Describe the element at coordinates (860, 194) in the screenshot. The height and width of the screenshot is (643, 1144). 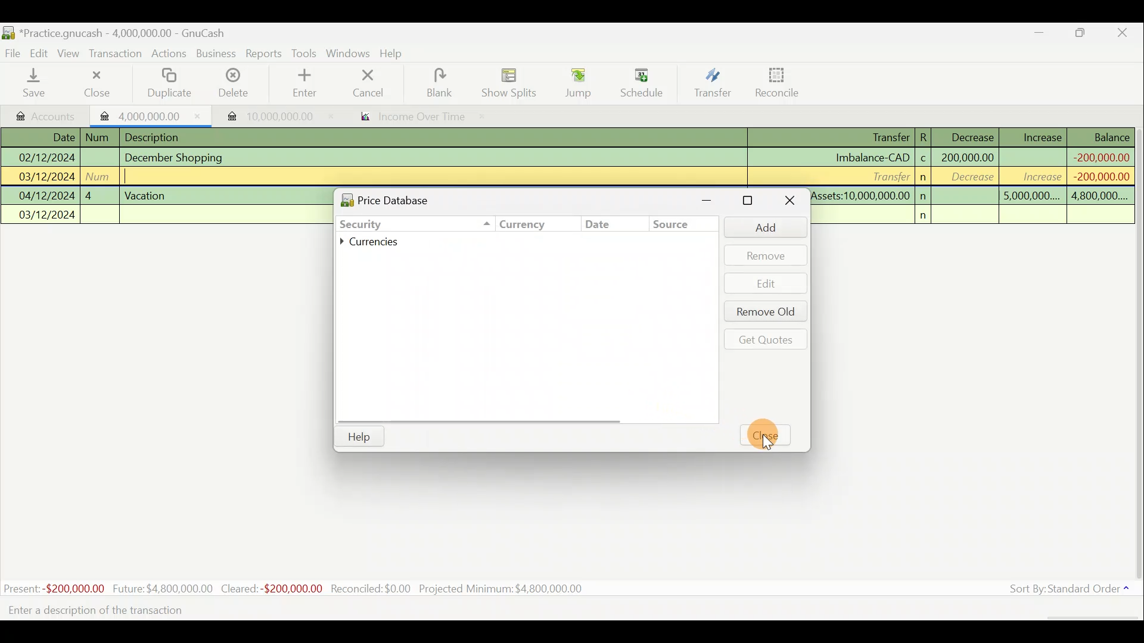
I see `Assets:10,000,000.00` at that location.